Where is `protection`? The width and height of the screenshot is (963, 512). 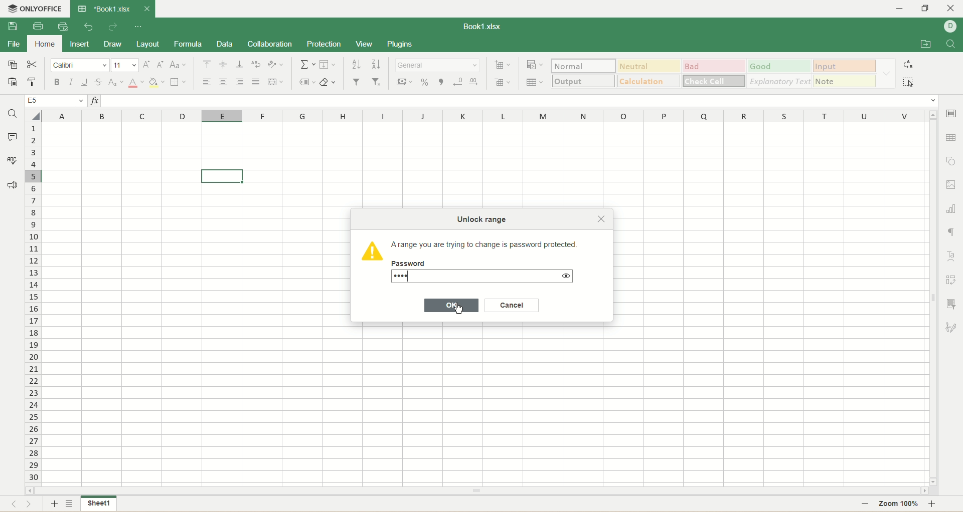 protection is located at coordinates (325, 45).